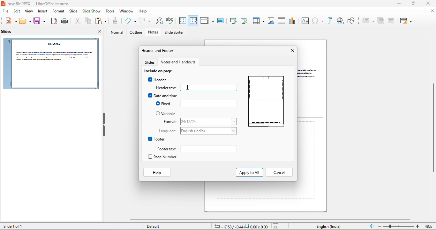 The image size is (436, 230). What do you see at coordinates (143, 11) in the screenshot?
I see `help` at bounding box center [143, 11].